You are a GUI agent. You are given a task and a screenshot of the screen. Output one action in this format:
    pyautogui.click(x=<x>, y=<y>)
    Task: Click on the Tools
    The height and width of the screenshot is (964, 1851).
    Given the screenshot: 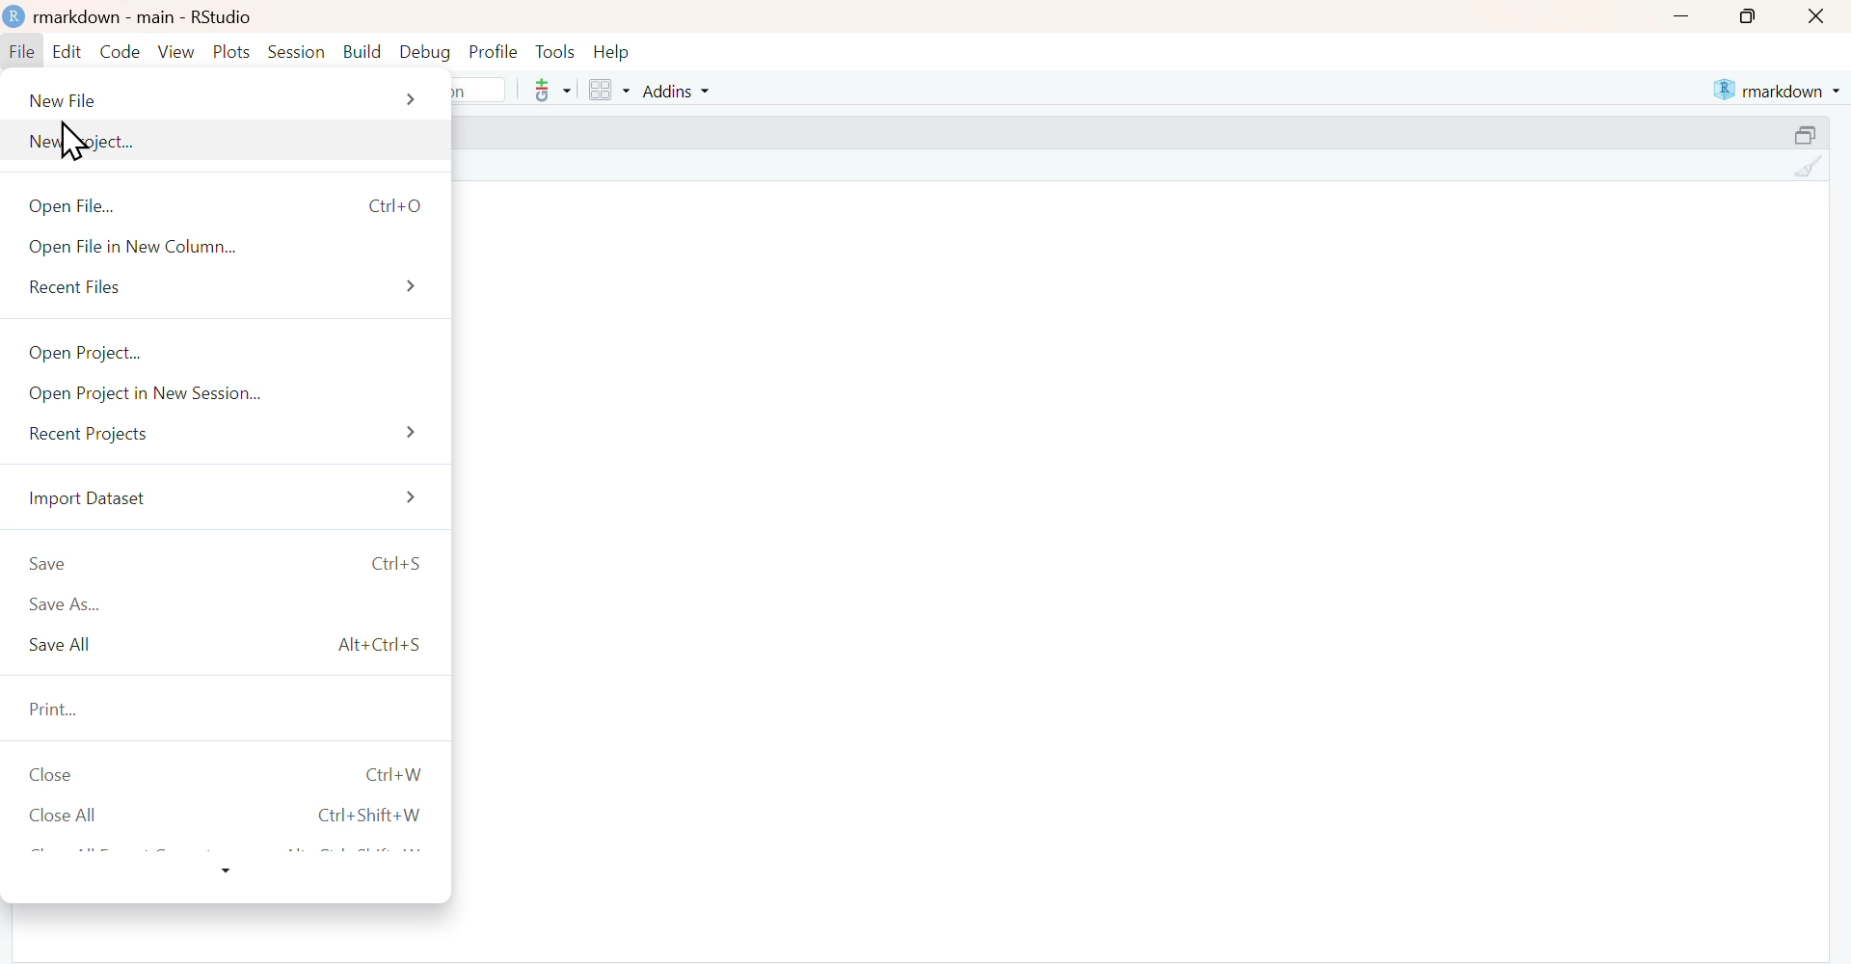 What is the action you would take?
    pyautogui.click(x=555, y=52)
    